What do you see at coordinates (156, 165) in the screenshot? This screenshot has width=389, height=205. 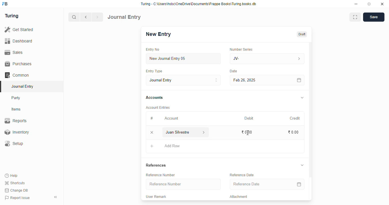 I see `references` at bounding box center [156, 165].